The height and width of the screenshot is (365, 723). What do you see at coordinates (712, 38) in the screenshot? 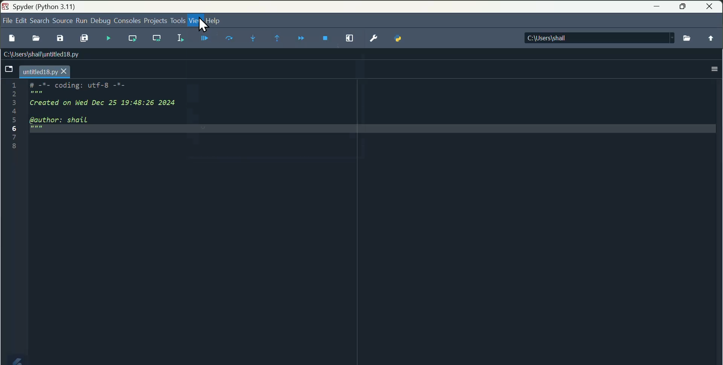
I see `change to parent directory` at bounding box center [712, 38].